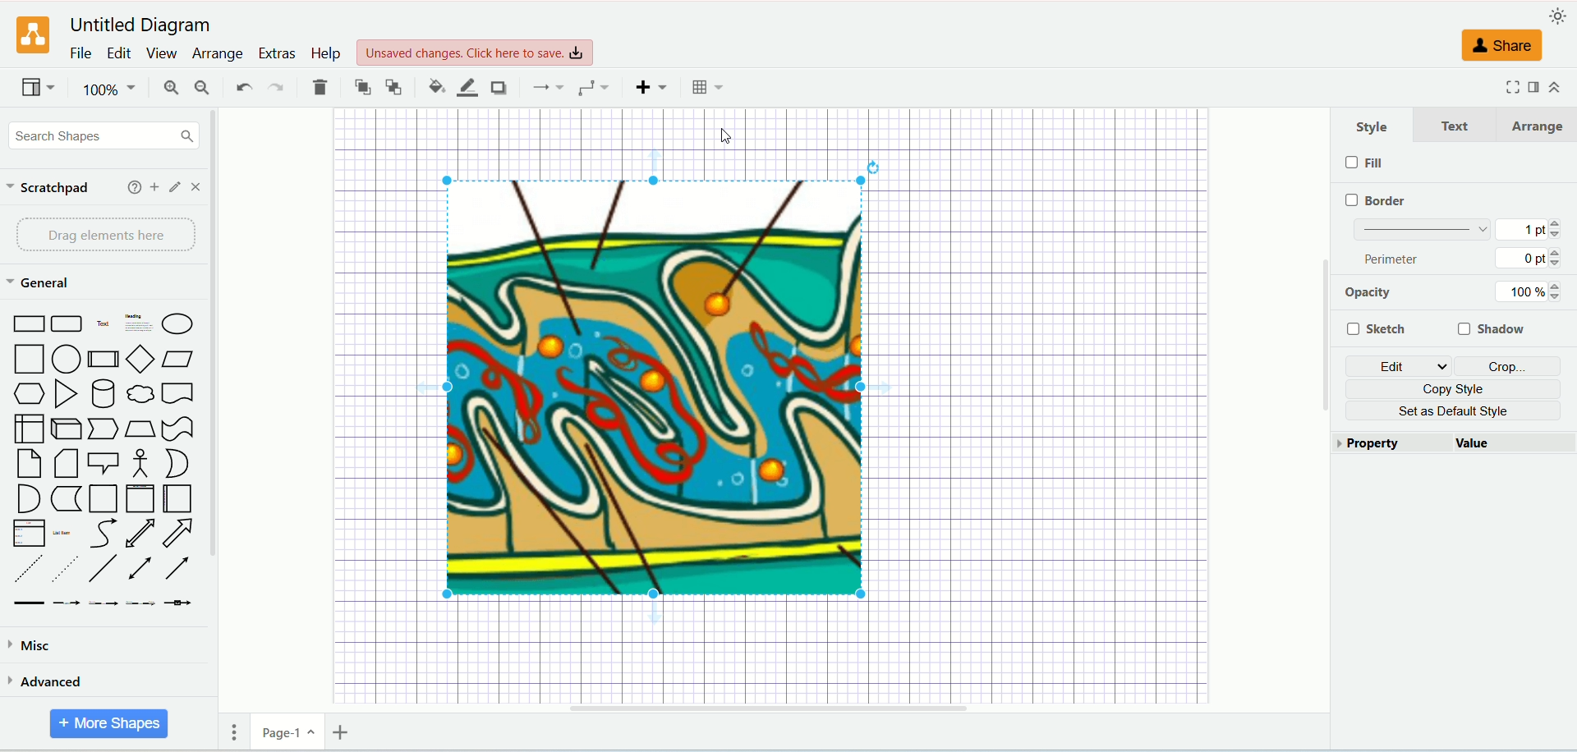 The width and height of the screenshot is (1577, 752). Describe the element at coordinates (218, 428) in the screenshot. I see `vertical scroll bar` at that location.